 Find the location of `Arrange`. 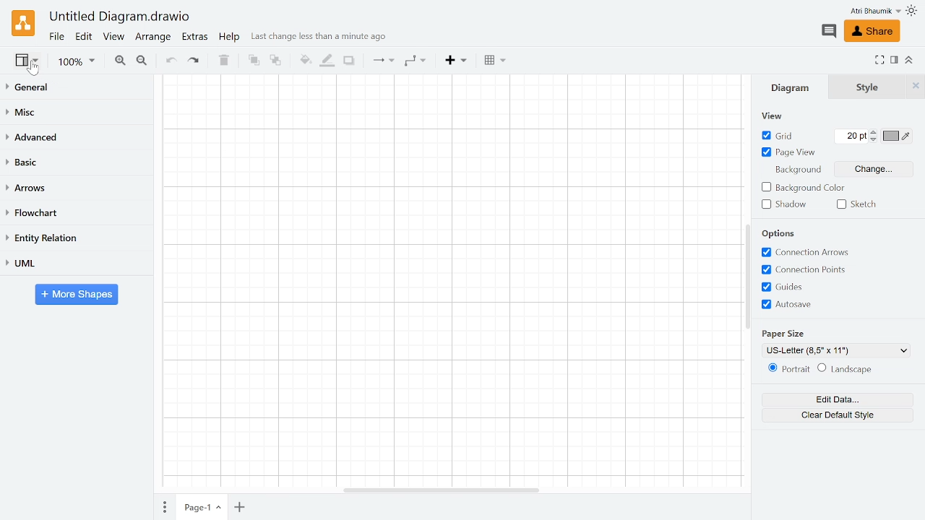

Arrange is located at coordinates (154, 38).